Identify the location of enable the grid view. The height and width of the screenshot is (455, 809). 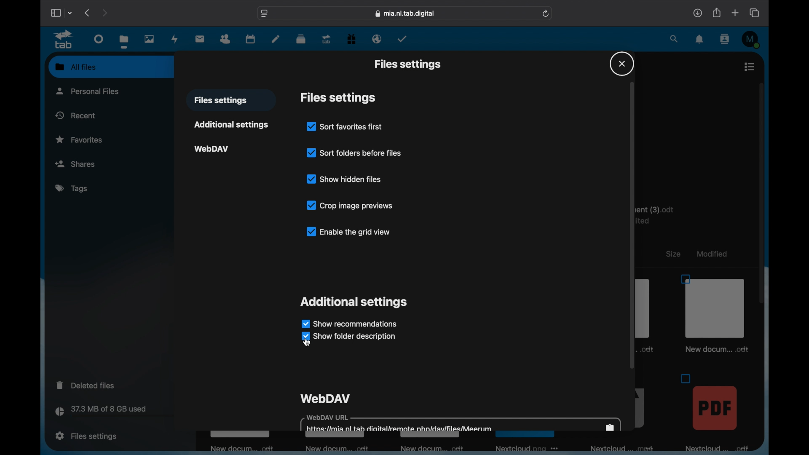
(347, 231).